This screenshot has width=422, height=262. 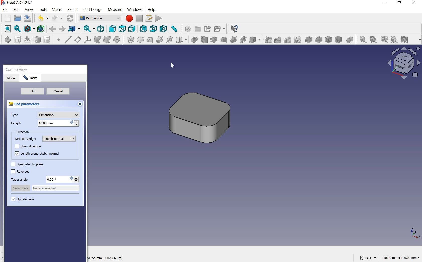 I want to click on subtractive loft, so click(x=223, y=39).